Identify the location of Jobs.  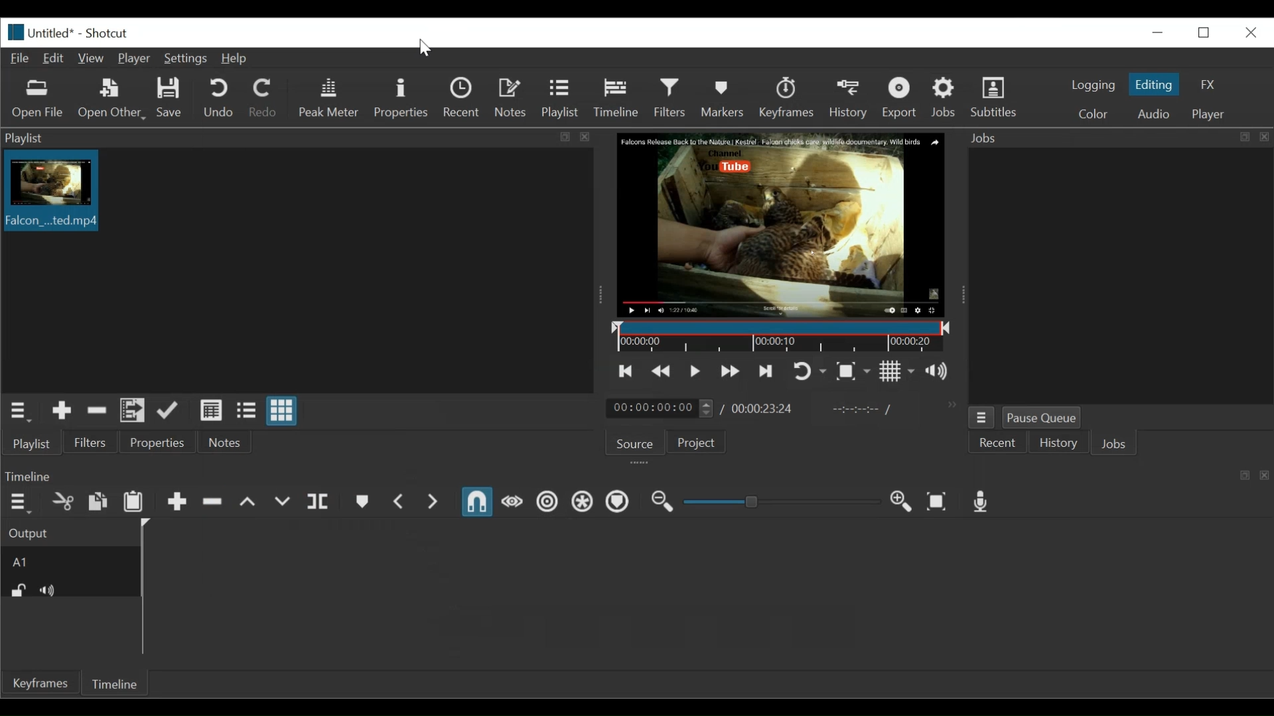
(1115, 446).